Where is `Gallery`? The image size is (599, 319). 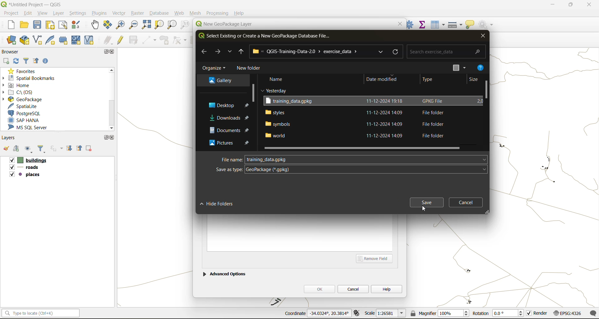 Gallery is located at coordinates (220, 80).